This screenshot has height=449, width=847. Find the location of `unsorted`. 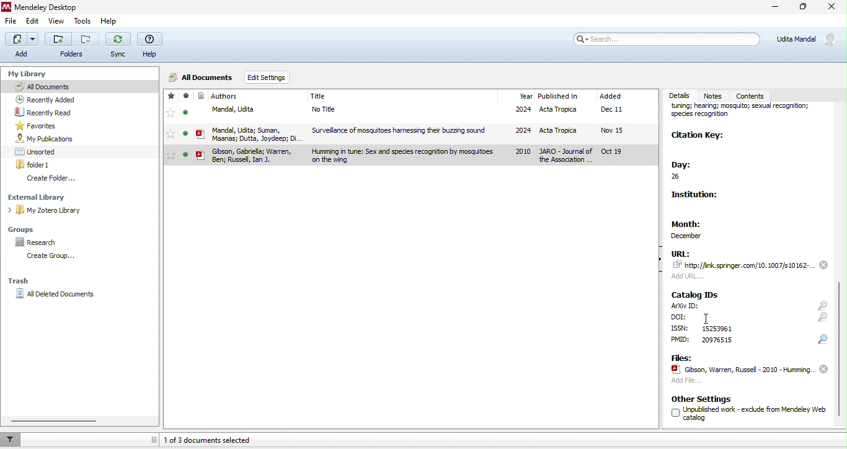

unsorted is located at coordinates (37, 151).